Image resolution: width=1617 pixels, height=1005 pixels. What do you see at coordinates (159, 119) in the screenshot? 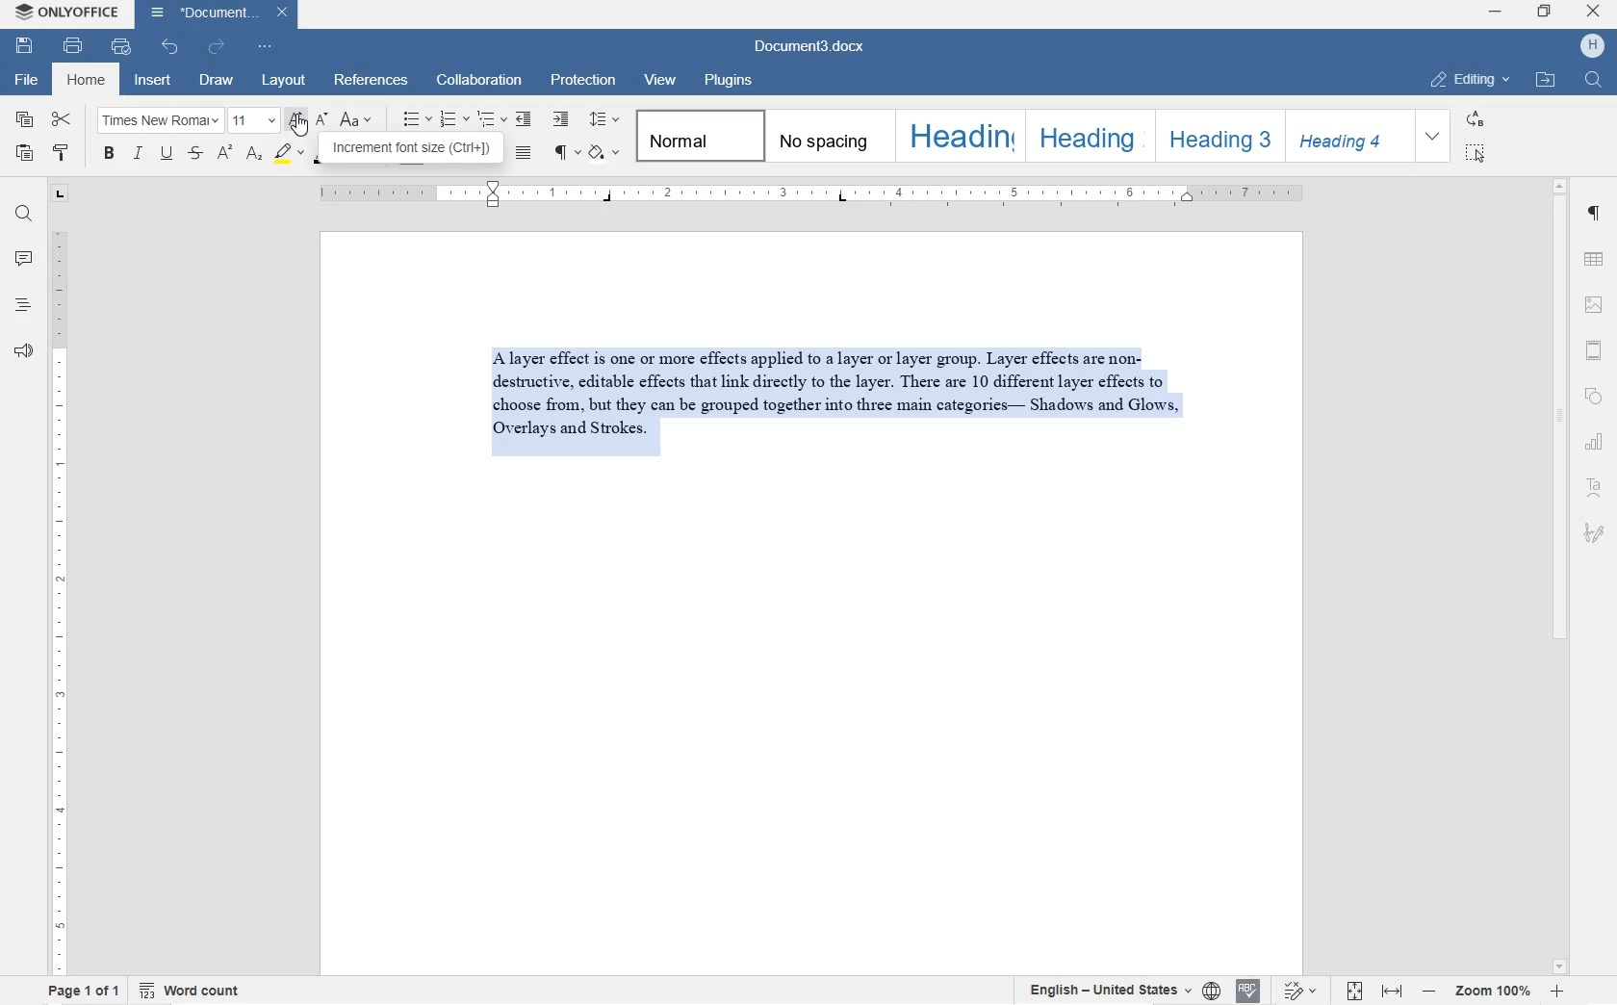
I see `font name` at bounding box center [159, 119].